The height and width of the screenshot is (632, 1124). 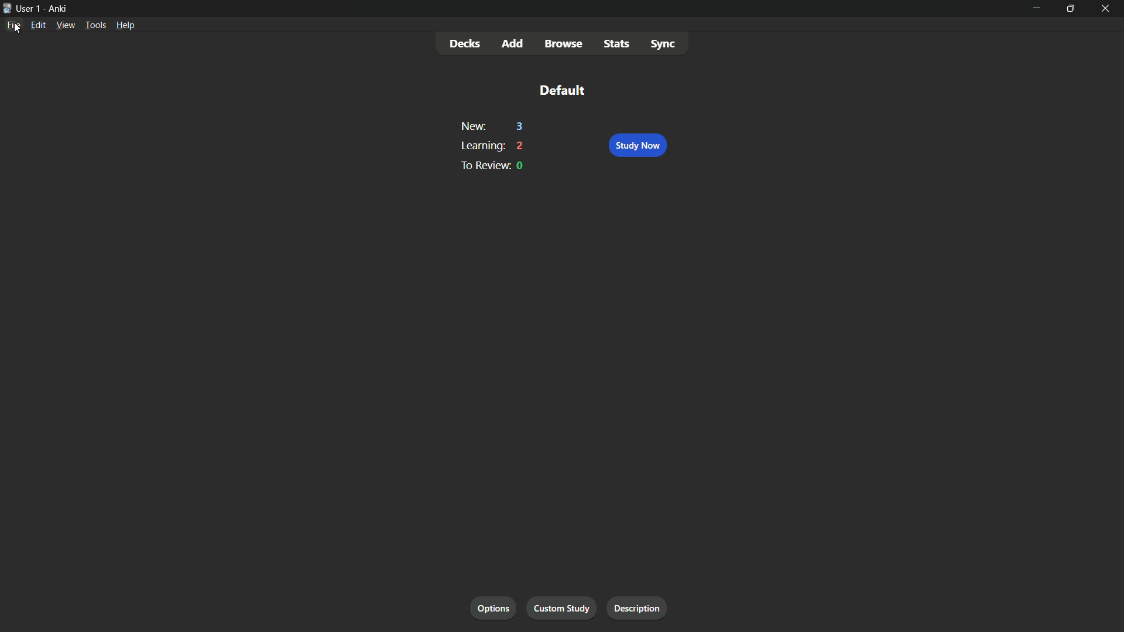 What do you see at coordinates (521, 166) in the screenshot?
I see `0` at bounding box center [521, 166].